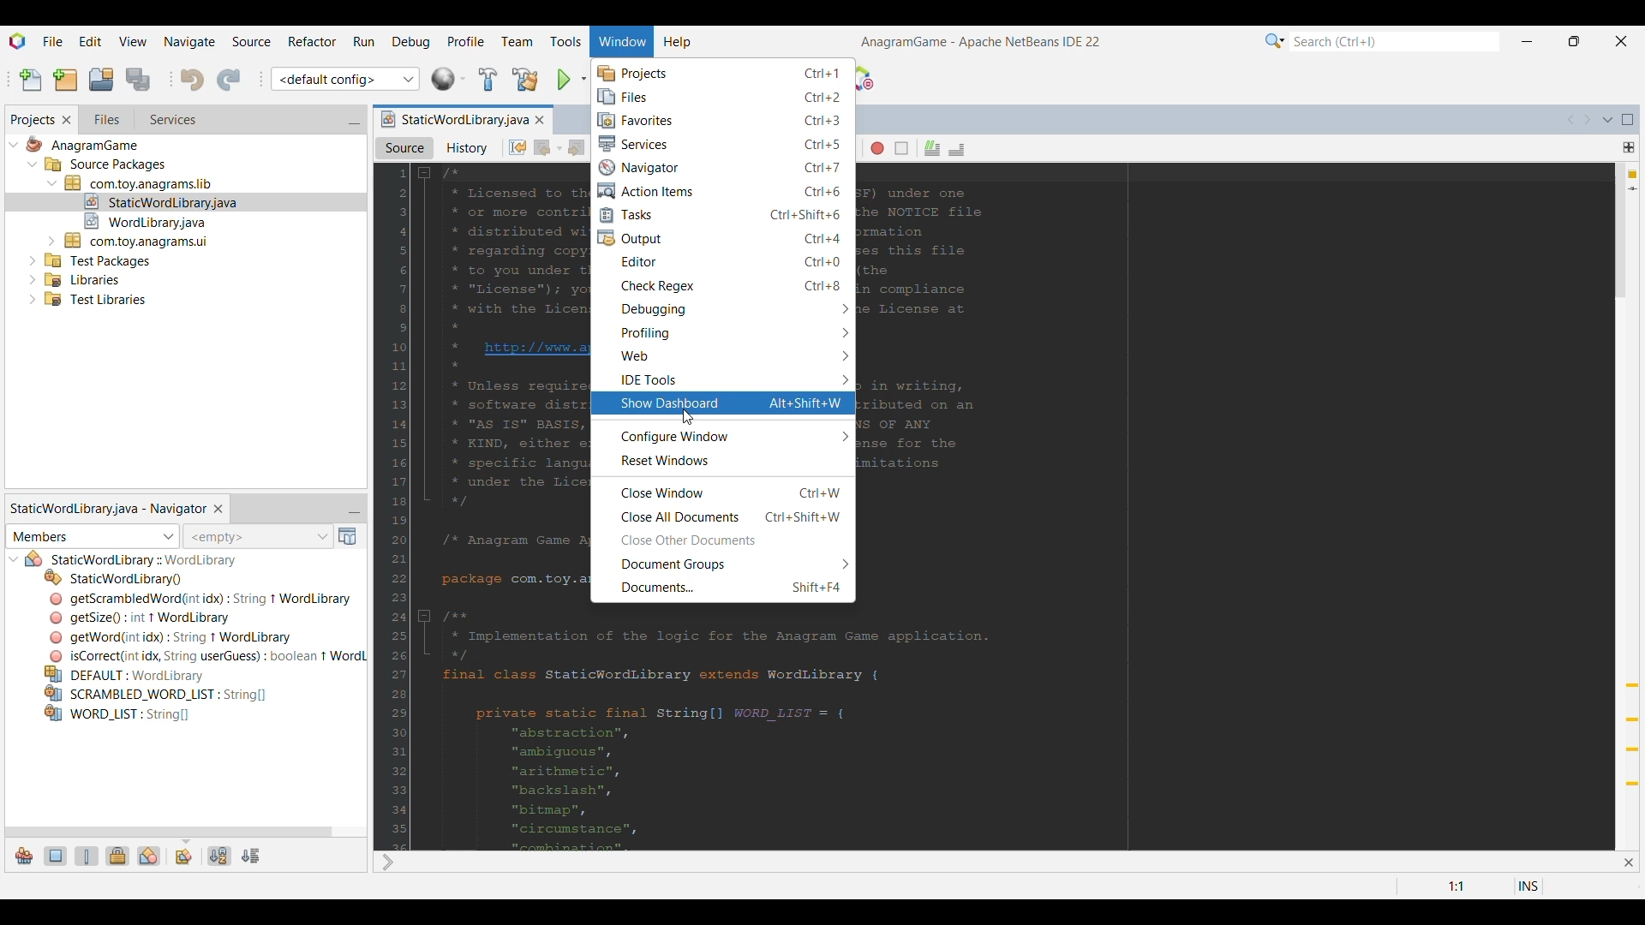 The image size is (1645, 925). What do you see at coordinates (722, 540) in the screenshot?
I see `Close other documents` at bounding box center [722, 540].